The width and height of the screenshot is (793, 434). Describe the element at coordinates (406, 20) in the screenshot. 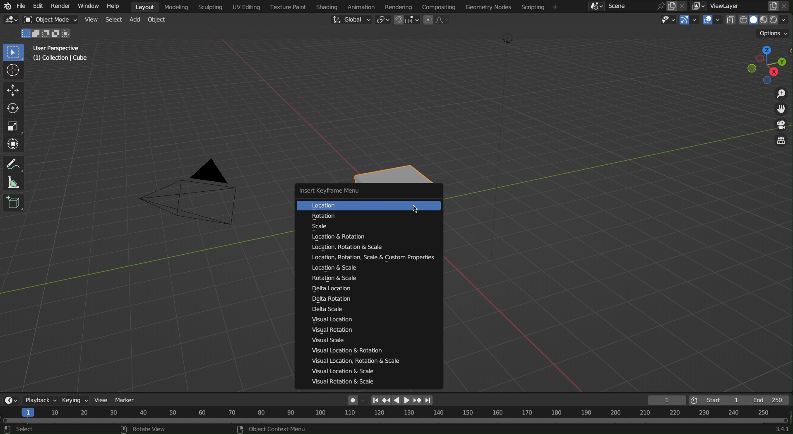

I see `Snap` at that location.